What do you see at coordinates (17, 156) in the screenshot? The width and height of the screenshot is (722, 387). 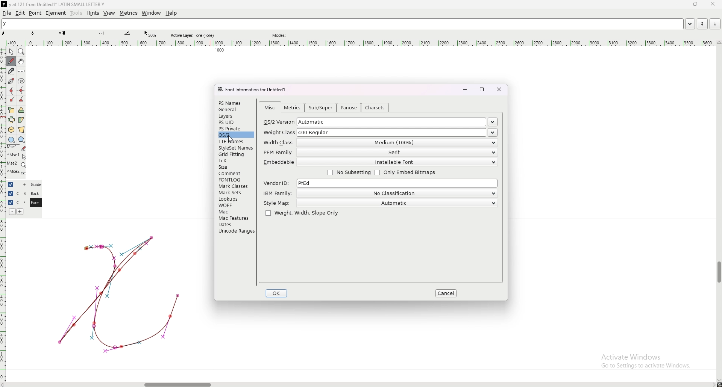 I see `mse 1` at bounding box center [17, 156].